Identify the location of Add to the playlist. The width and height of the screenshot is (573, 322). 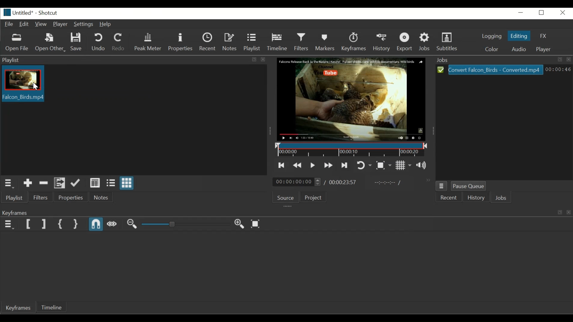
(28, 184).